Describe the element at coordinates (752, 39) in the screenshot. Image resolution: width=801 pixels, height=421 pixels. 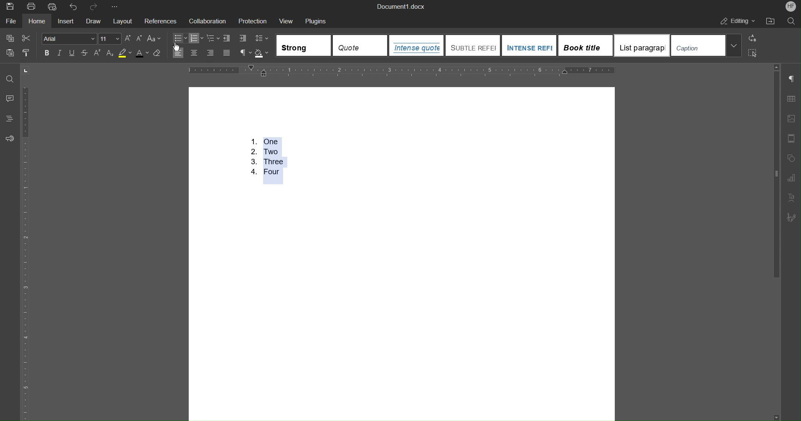
I see `Replace` at that location.